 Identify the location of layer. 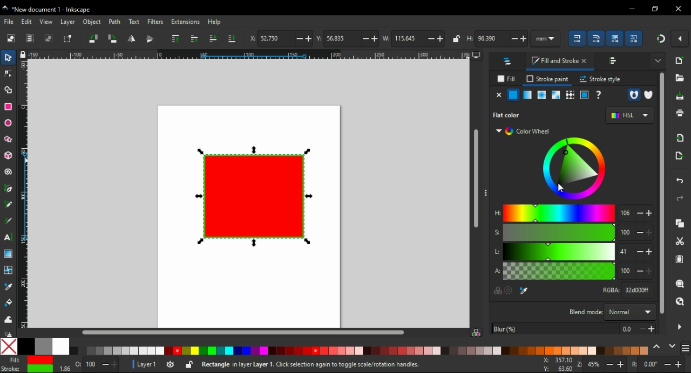
(68, 22).